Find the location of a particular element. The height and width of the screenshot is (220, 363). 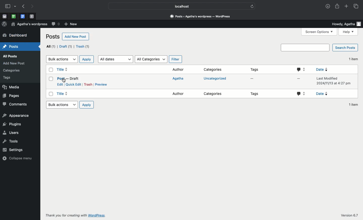

Posts is located at coordinates (53, 37).